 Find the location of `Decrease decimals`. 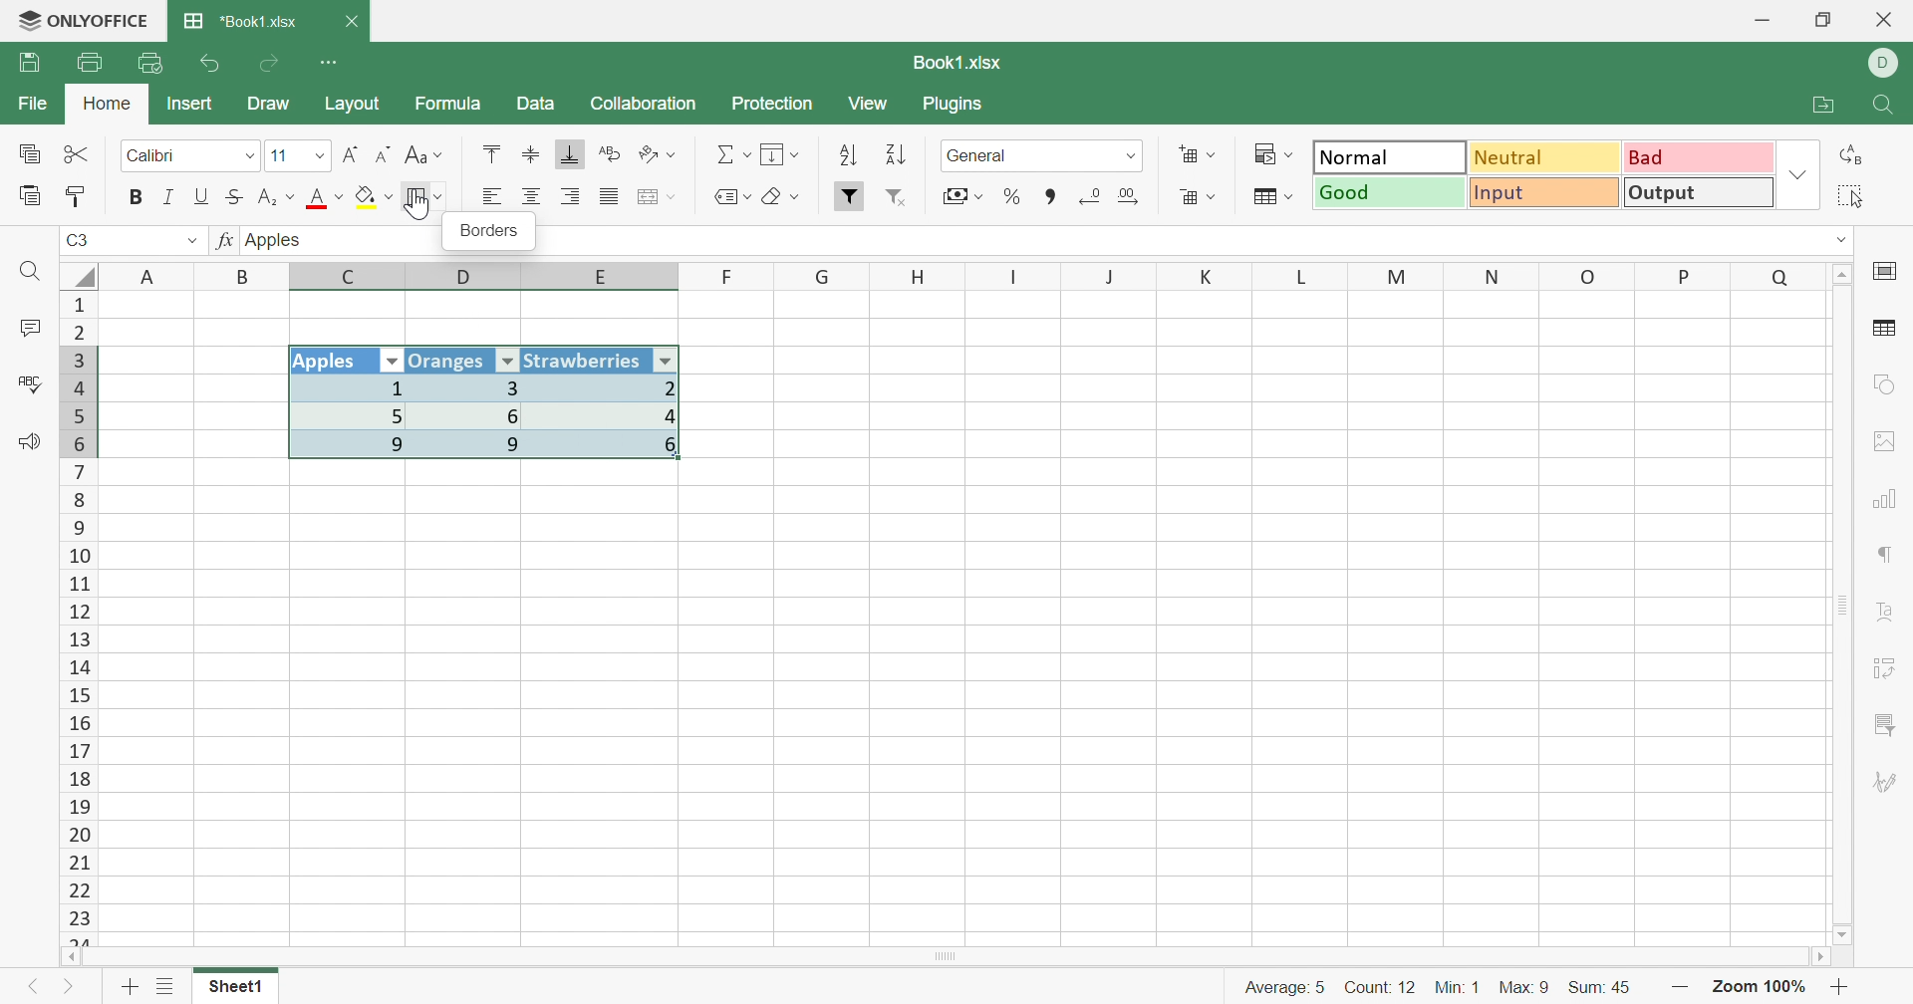

Decrease decimals is located at coordinates (1090, 195).